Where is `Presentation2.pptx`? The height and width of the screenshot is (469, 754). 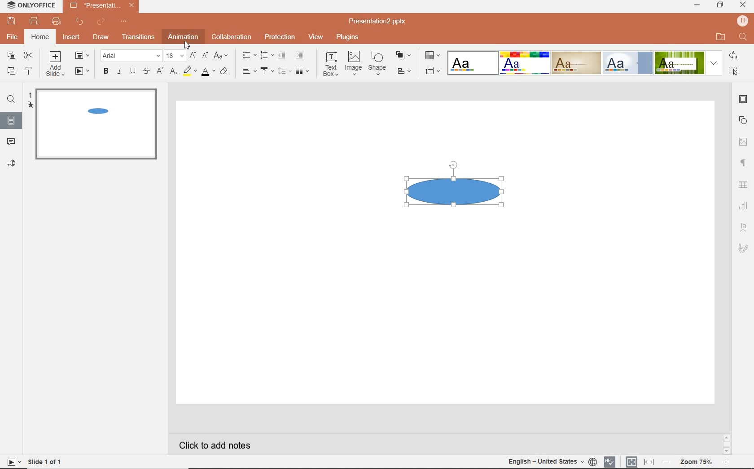 Presentation2.pptx is located at coordinates (101, 7).